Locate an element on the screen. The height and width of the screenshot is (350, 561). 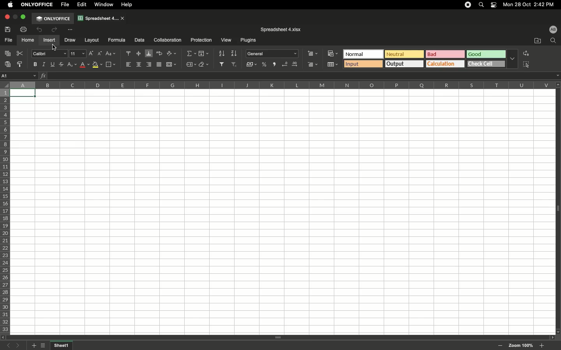
File name is located at coordinates (281, 30).